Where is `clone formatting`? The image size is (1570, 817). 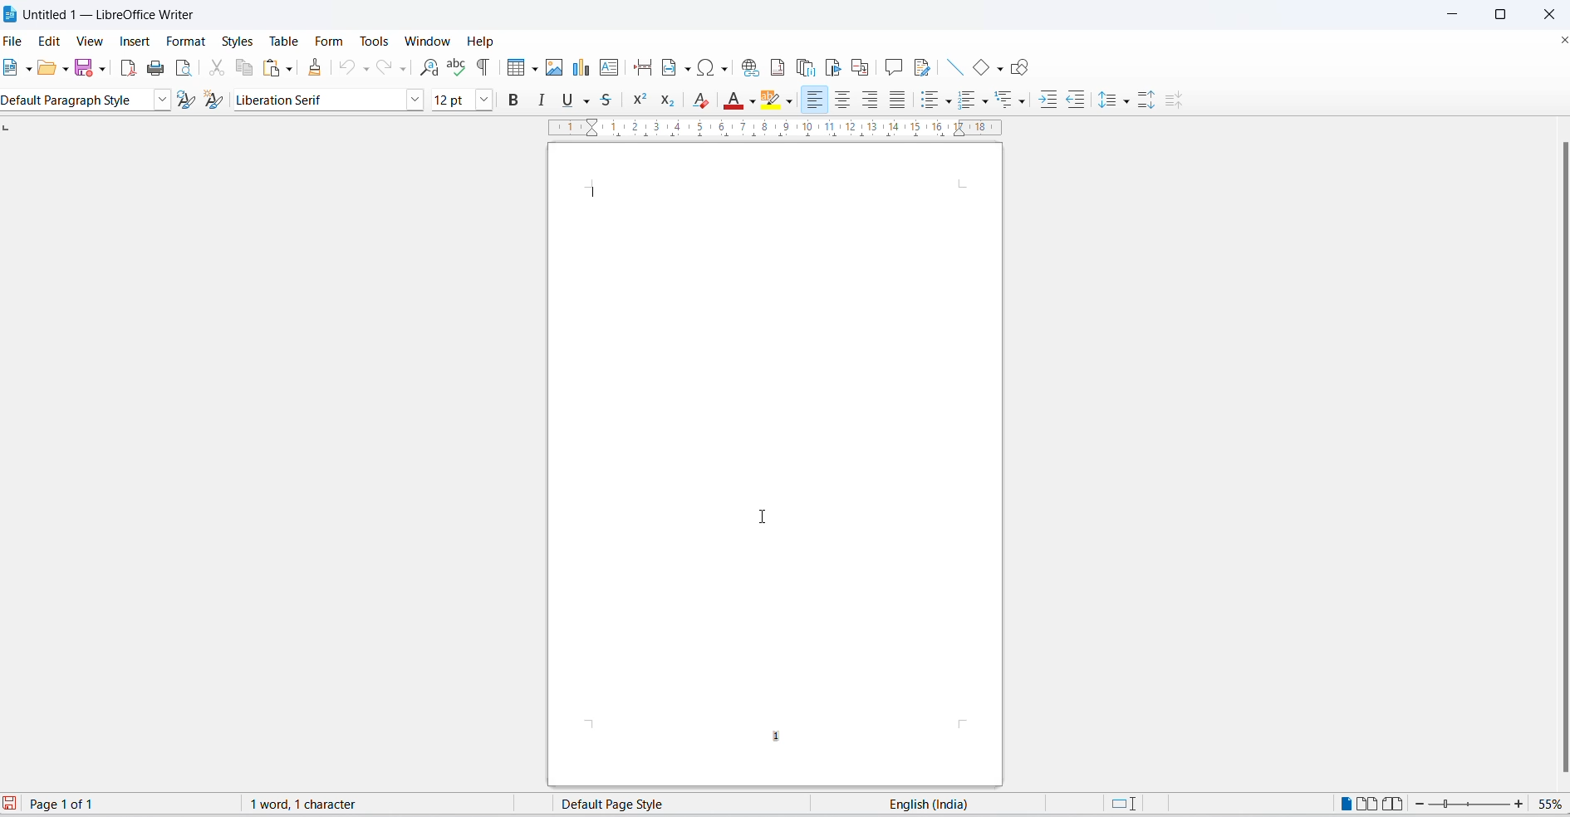 clone formatting is located at coordinates (316, 71).